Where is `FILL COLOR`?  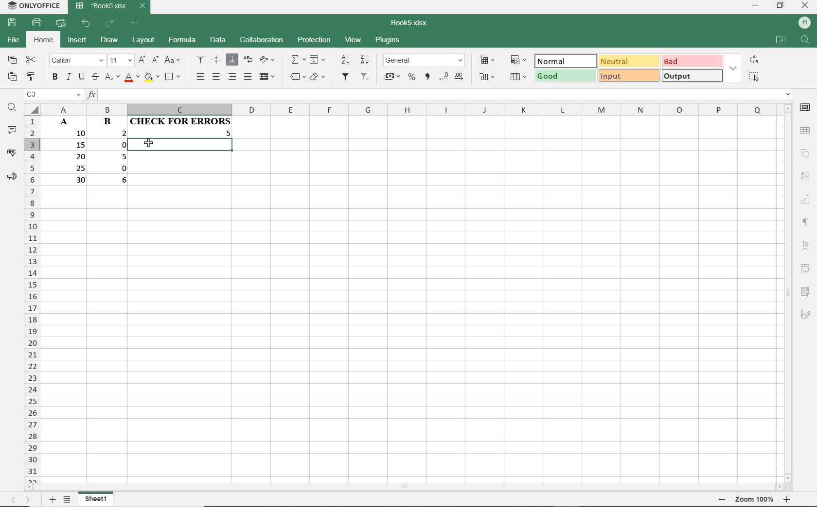 FILL COLOR is located at coordinates (151, 78).